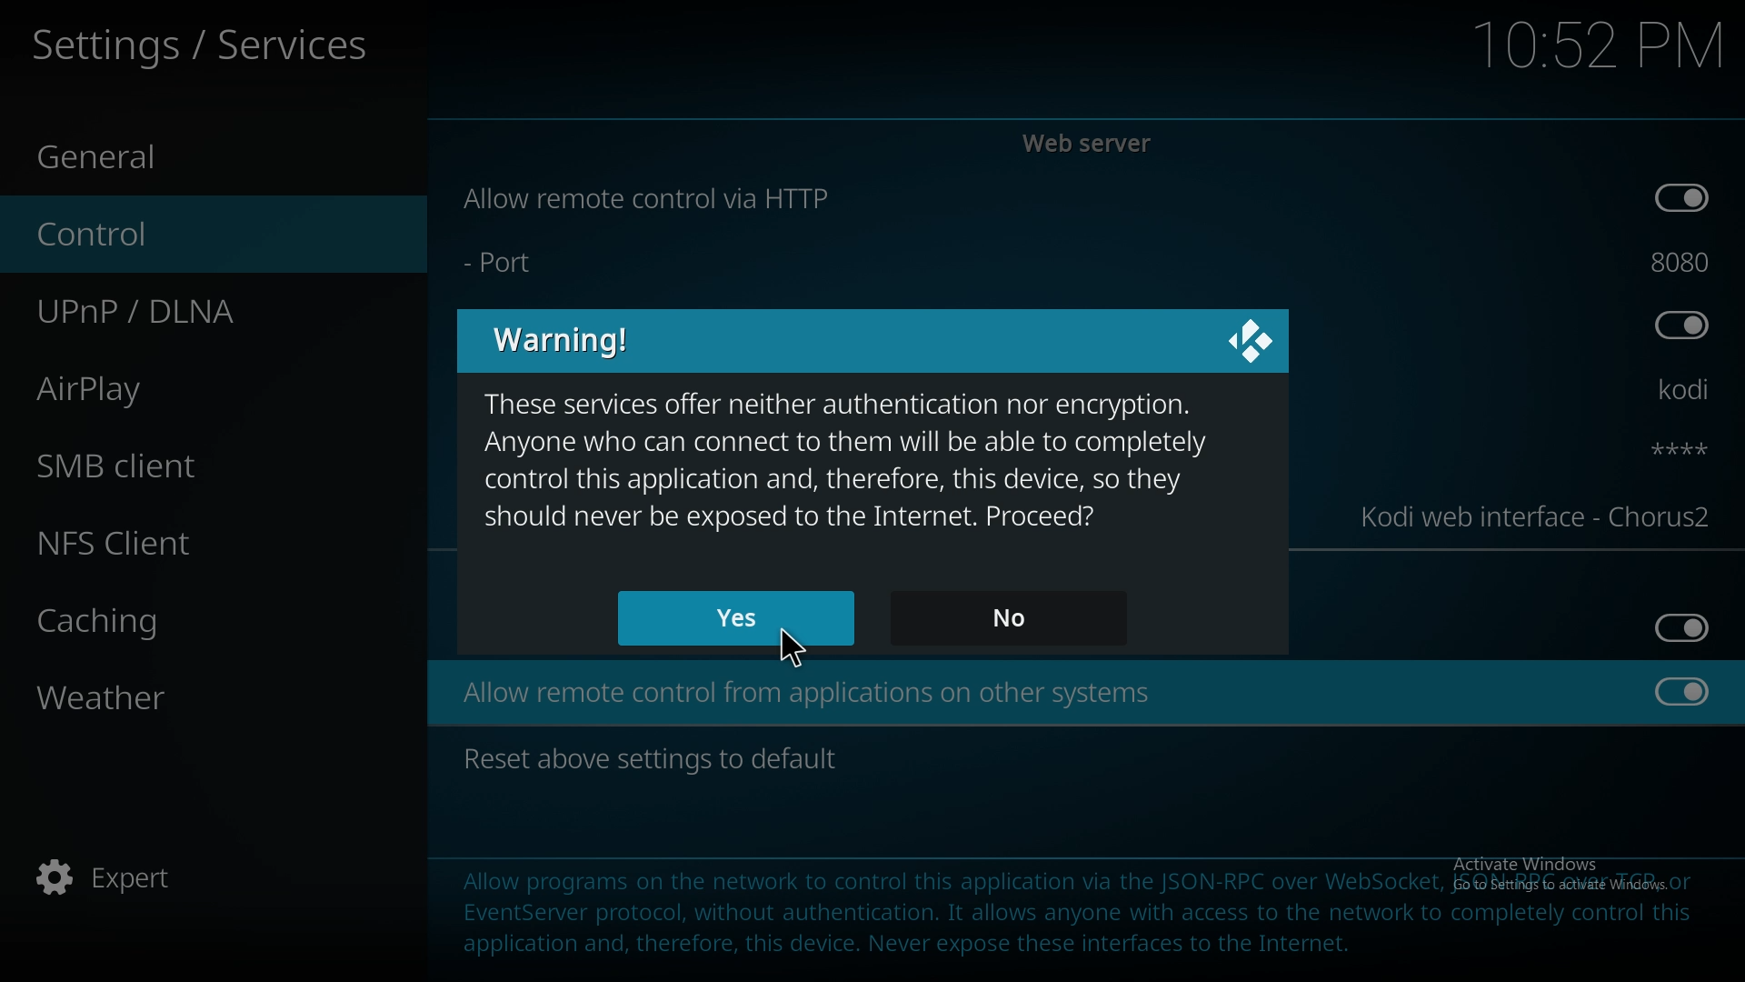 Image resolution: width=1745 pixels, height=982 pixels. Describe the element at coordinates (191, 541) in the screenshot. I see `nfs client` at that location.